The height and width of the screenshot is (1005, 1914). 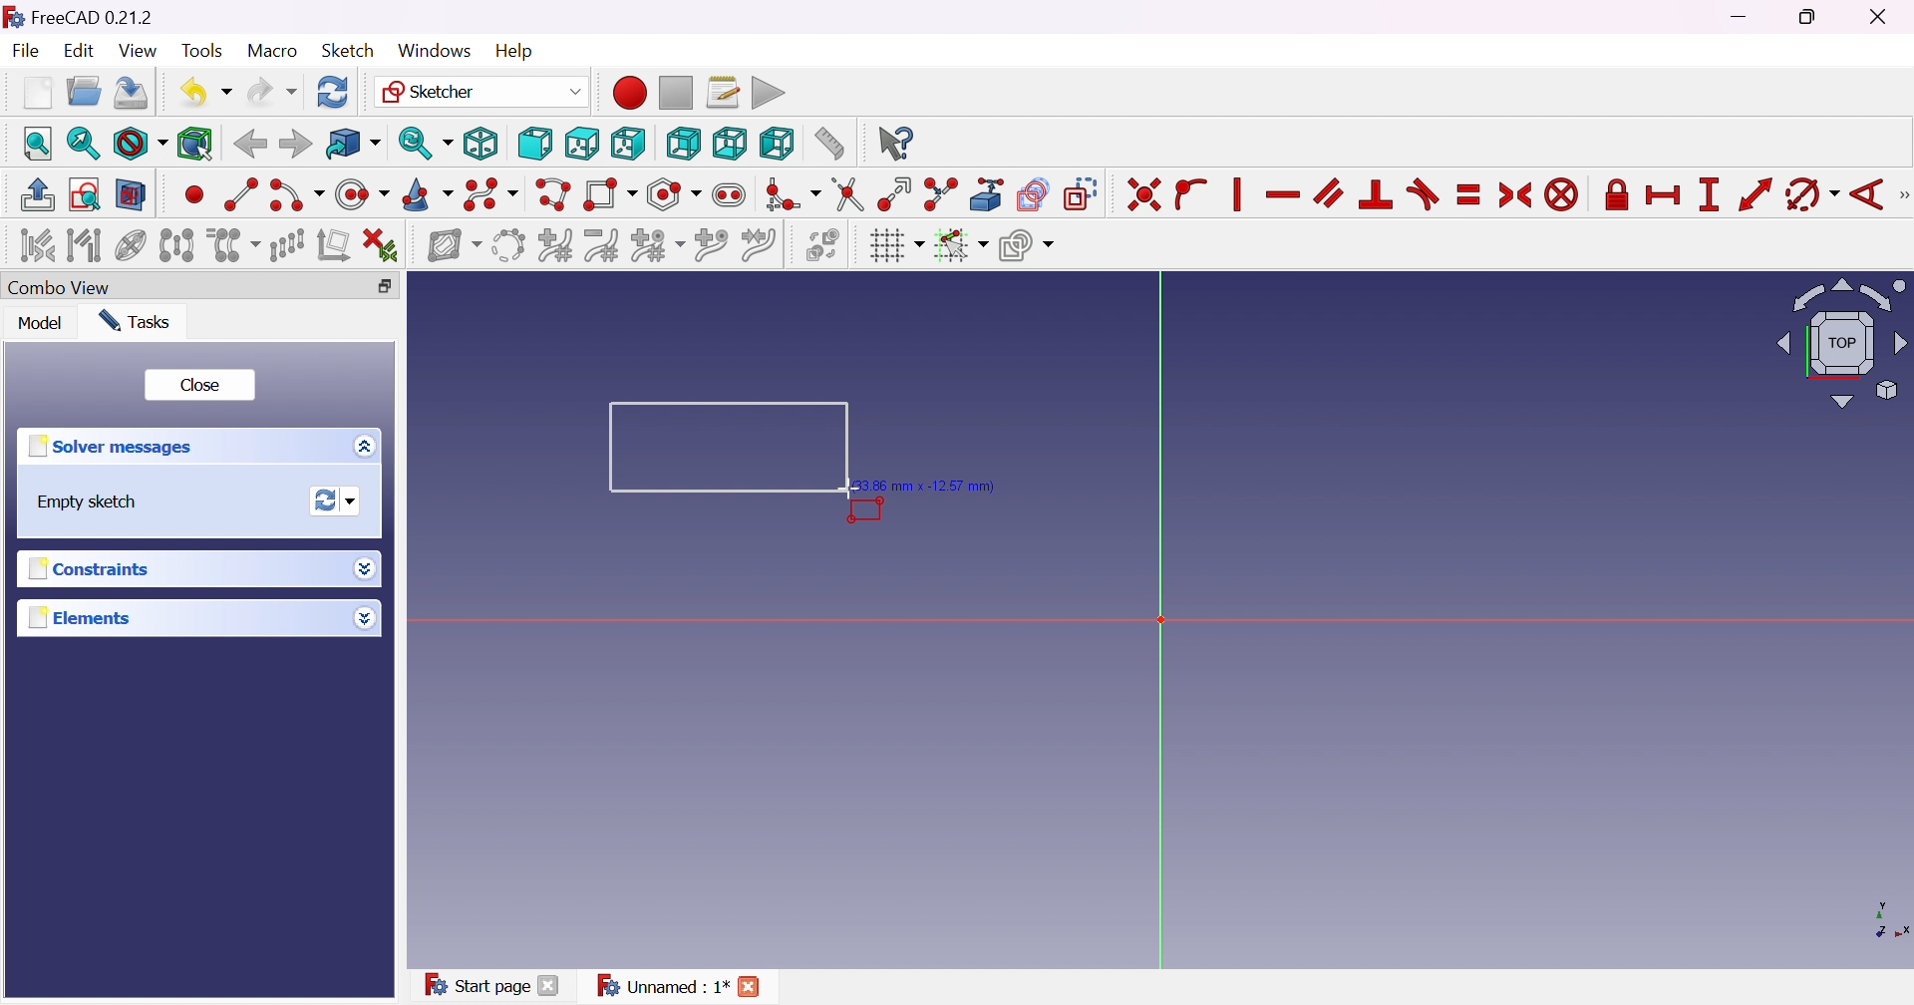 What do you see at coordinates (1746, 17) in the screenshot?
I see `Minimize` at bounding box center [1746, 17].